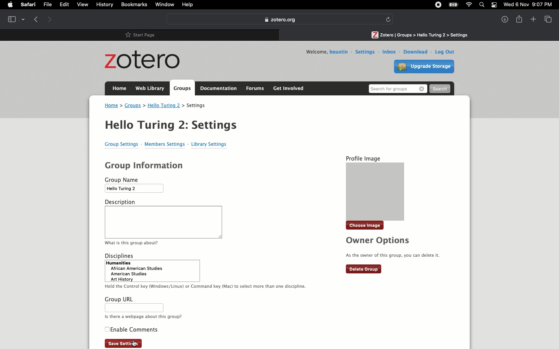 This screenshot has width=559, height=349. What do you see at coordinates (135, 343) in the screenshot?
I see `cursor` at bounding box center [135, 343].